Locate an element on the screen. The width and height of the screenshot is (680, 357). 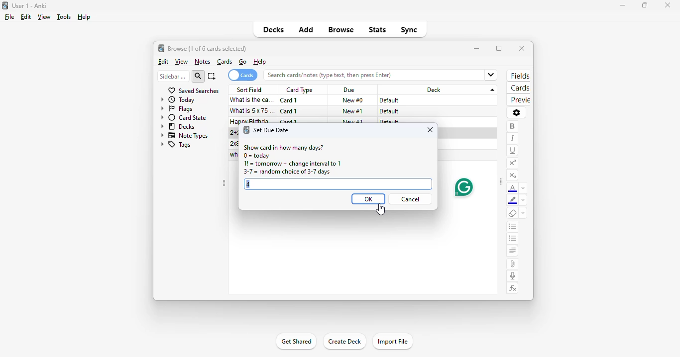
italic is located at coordinates (512, 138).